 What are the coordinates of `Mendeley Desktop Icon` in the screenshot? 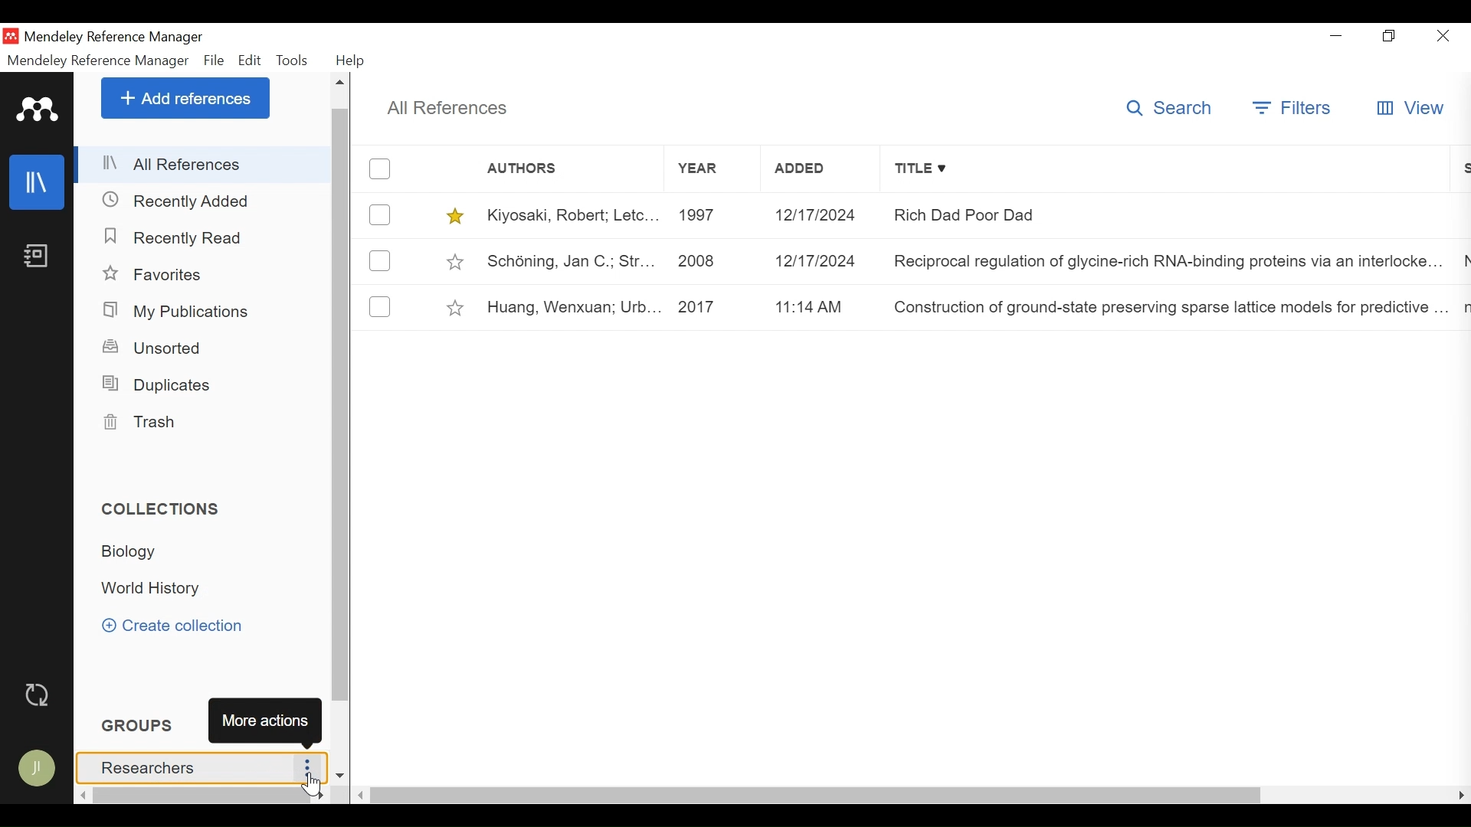 It's located at (11, 36).